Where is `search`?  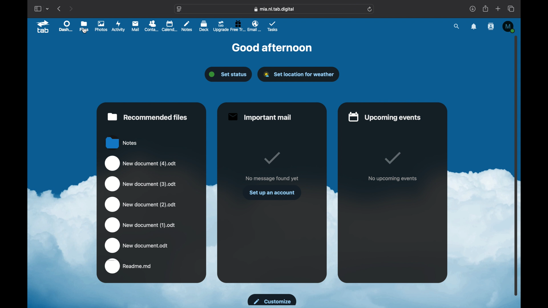 search is located at coordinates (456, 26).